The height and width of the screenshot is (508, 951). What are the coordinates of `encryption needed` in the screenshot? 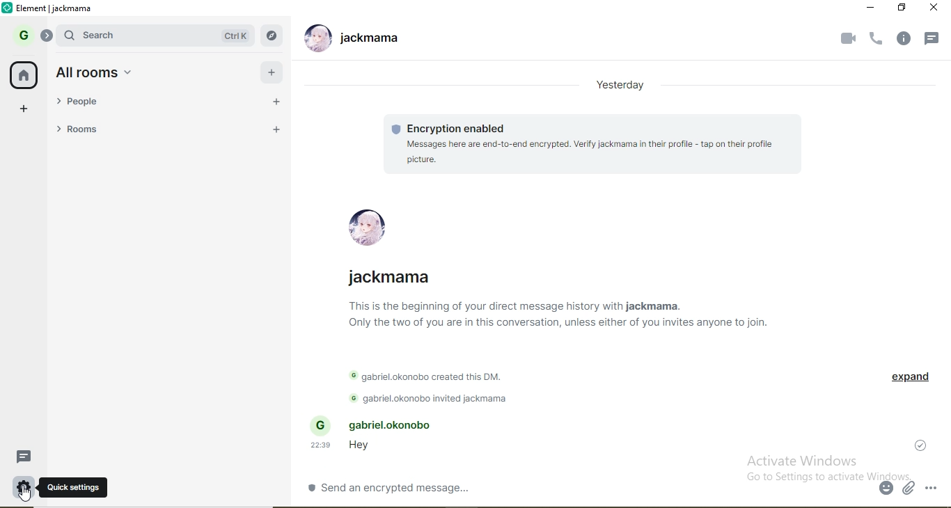 It's located at (450, 127).